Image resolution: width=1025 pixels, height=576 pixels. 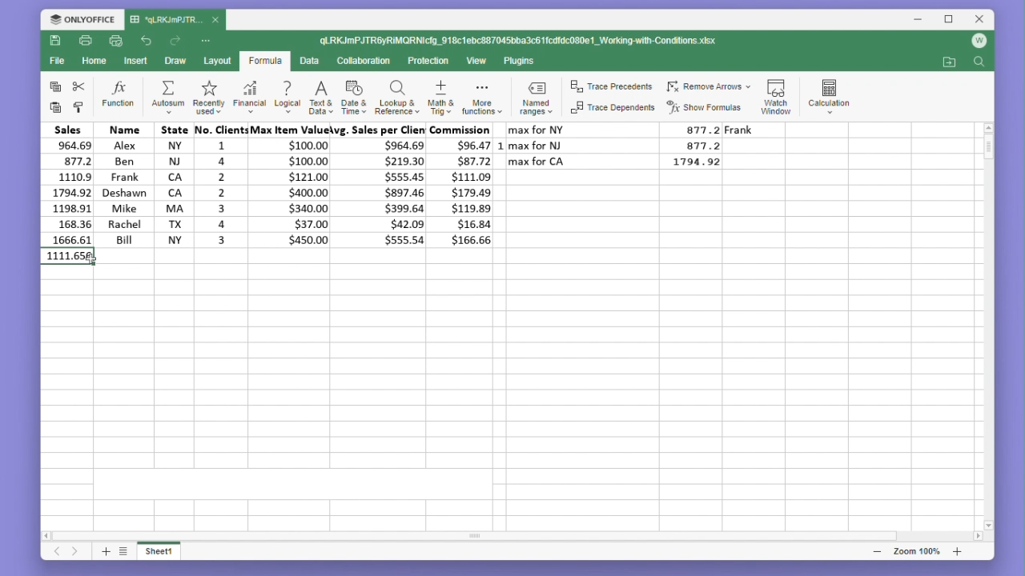 What do you see at coordinates (617, 145) in the screenshot?
I see `max for NJ 877.2` at bounding box center [617, 145].